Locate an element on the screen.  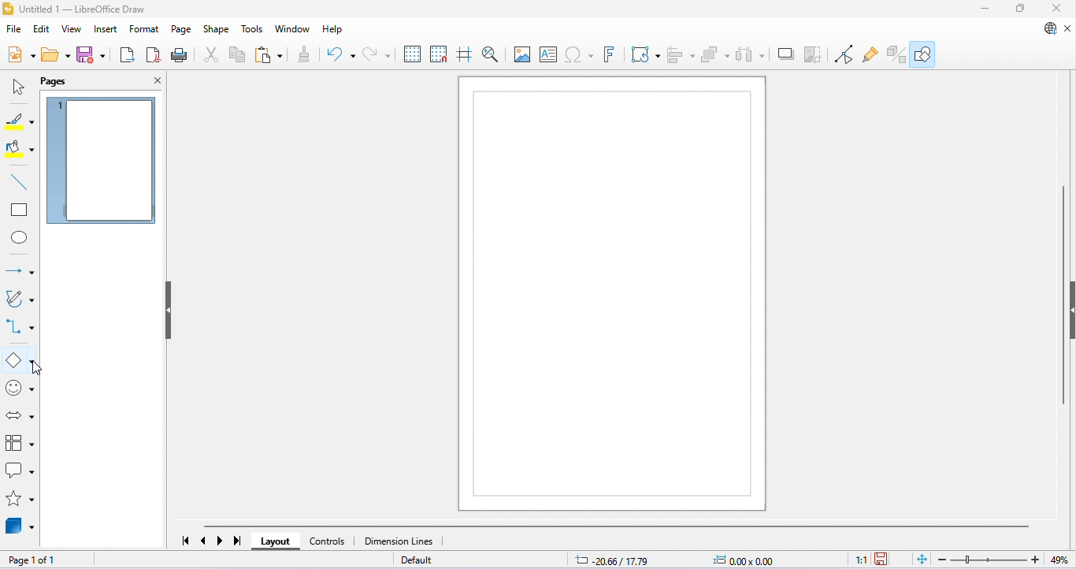
maximize is located at coordinates (1018, 9).